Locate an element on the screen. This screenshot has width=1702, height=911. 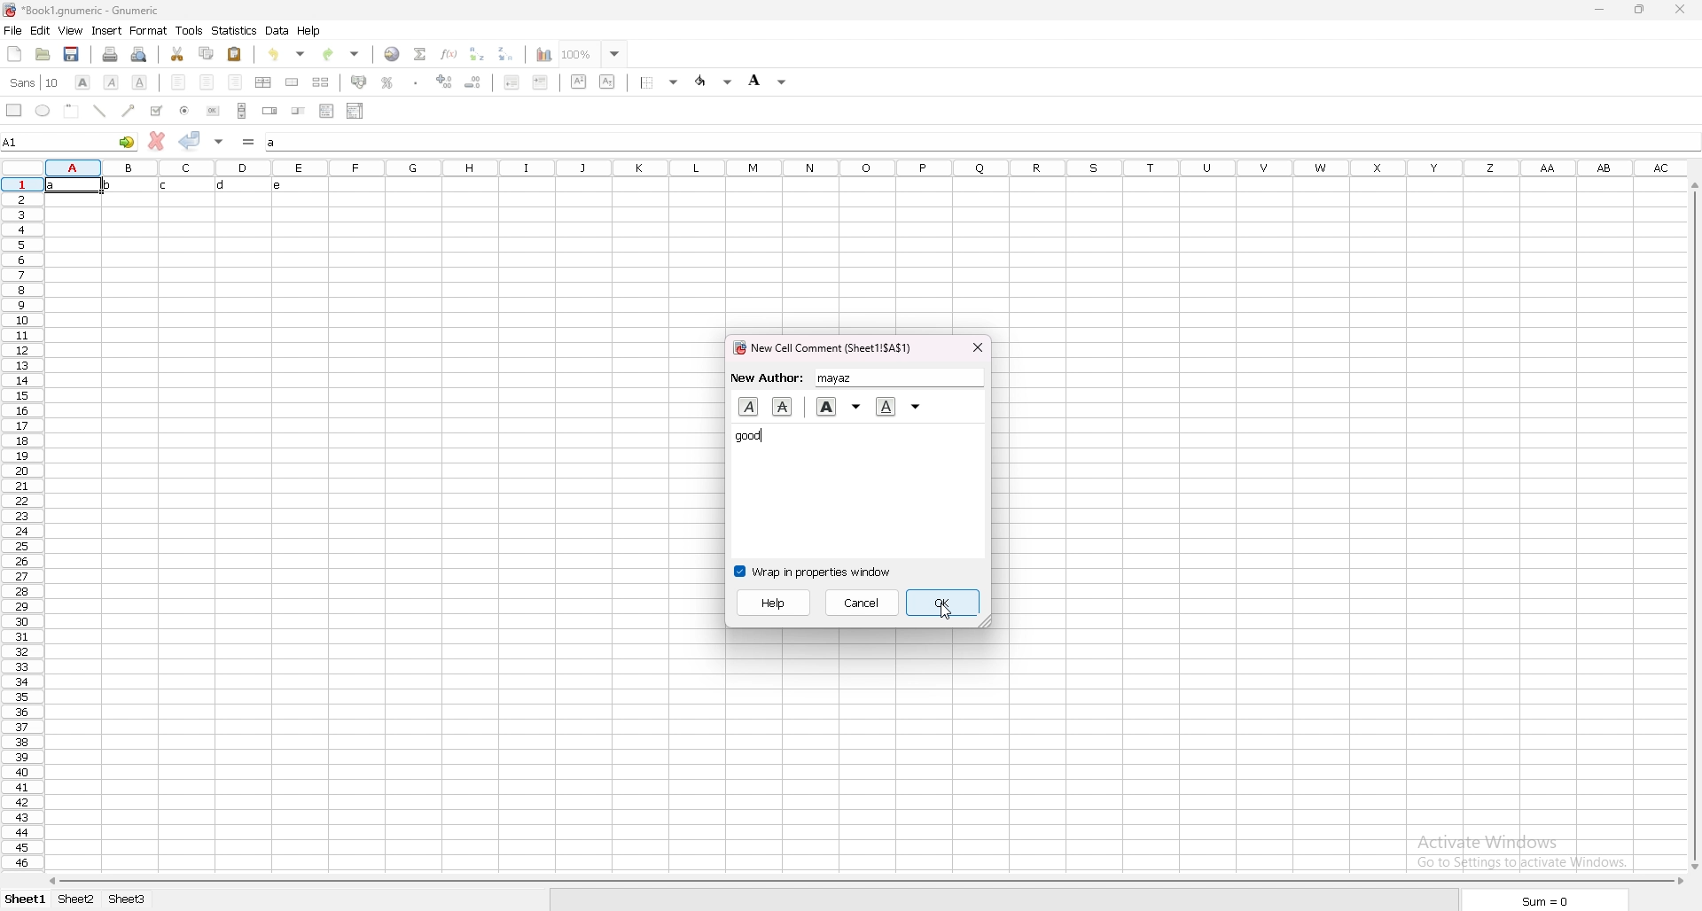
ok is located at coordinates (945, 602).